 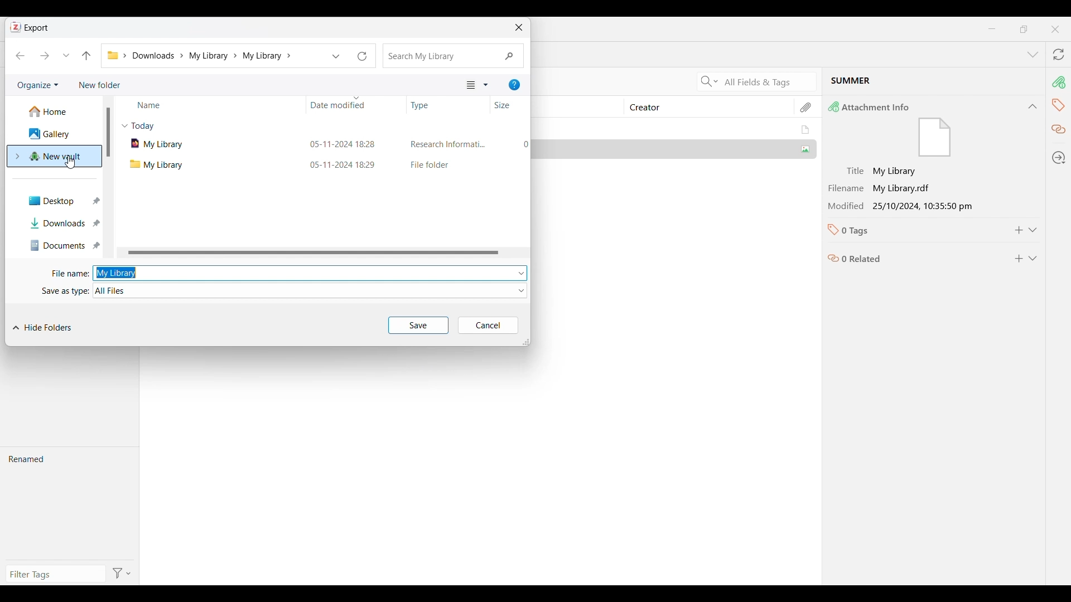 I want to click on Forward, so click(x=45, y=56).